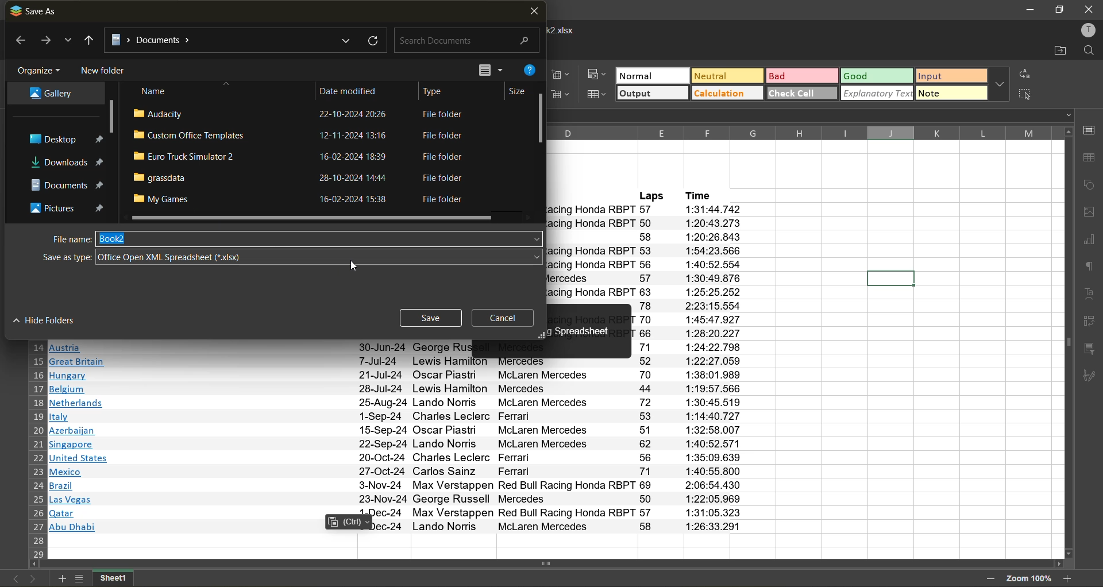 The height and width of the screenshot is (587, 1103). What do you see at coordinates (395, 376) in the screenshot?
I see `text info` at bounding box center [395, 376].